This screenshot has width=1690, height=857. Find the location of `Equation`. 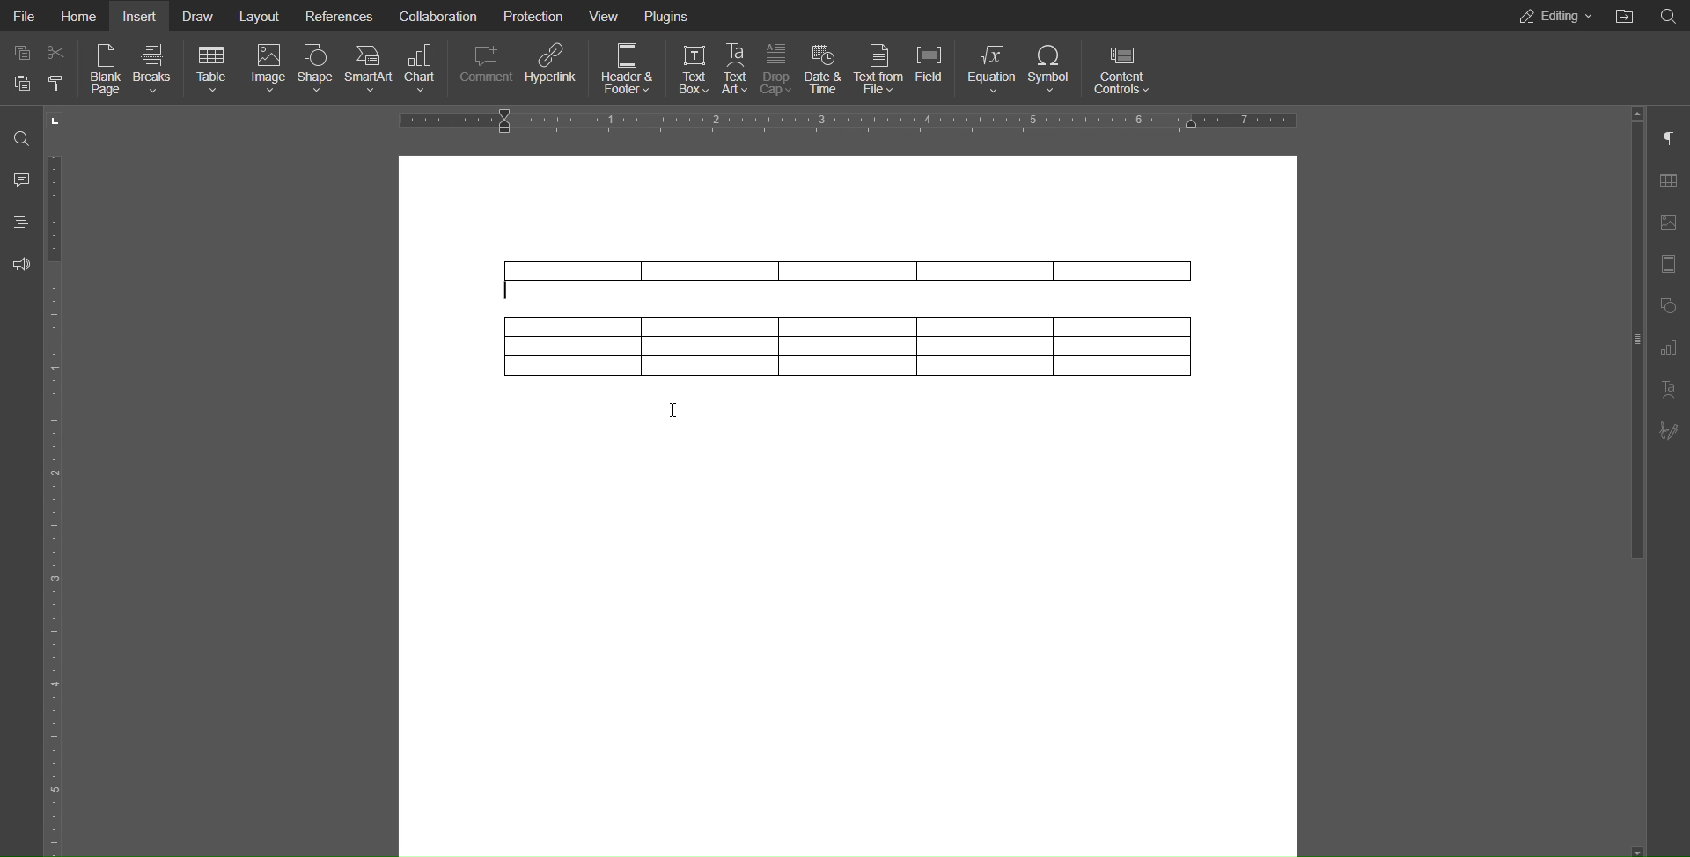

Equation is located at coordinates (997, 69).